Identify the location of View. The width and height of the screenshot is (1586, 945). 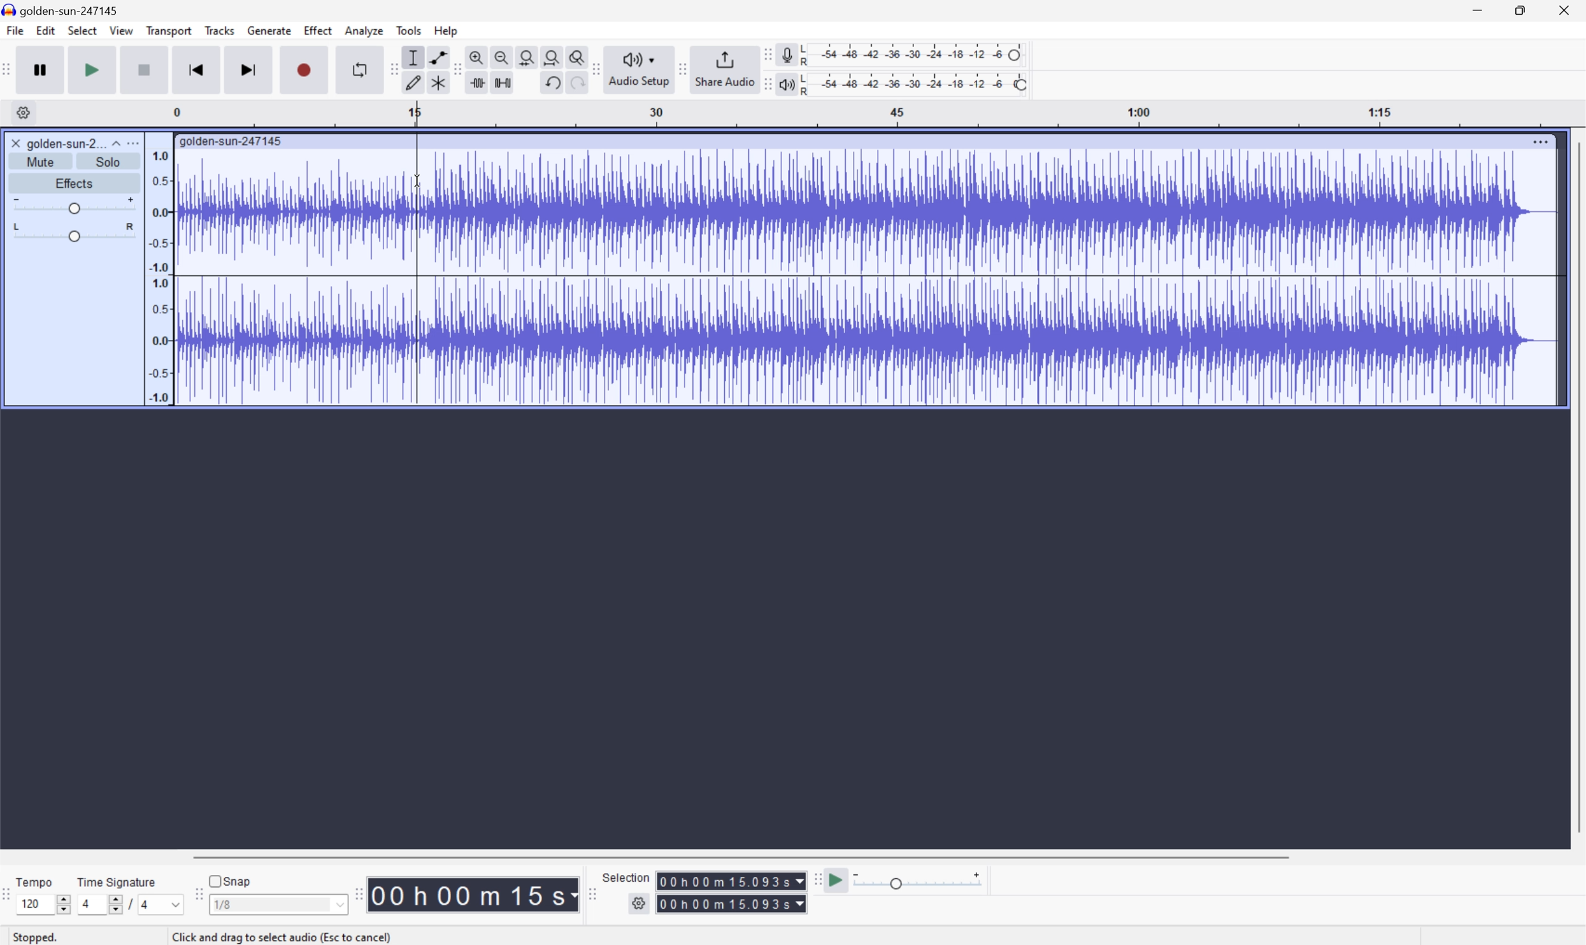
(122, 33).